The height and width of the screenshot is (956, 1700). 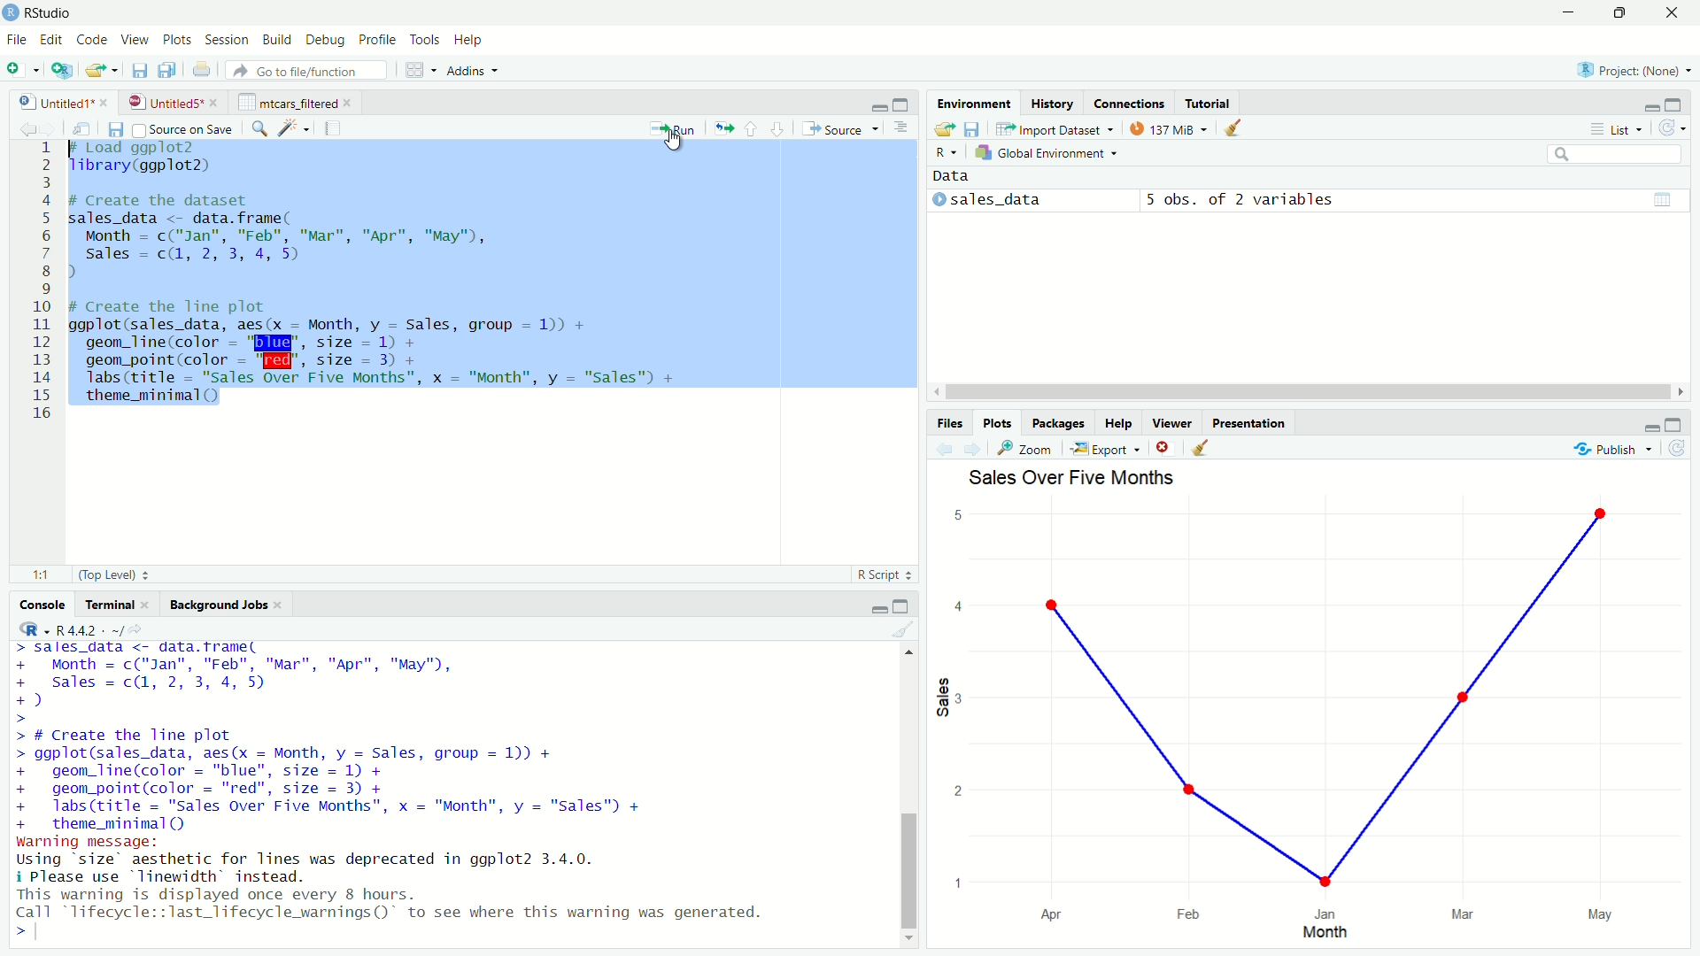 What do you see at coordinates (219, 605) in the screenshot?
I see `Background Jobs` at bounding box center [219, 605].